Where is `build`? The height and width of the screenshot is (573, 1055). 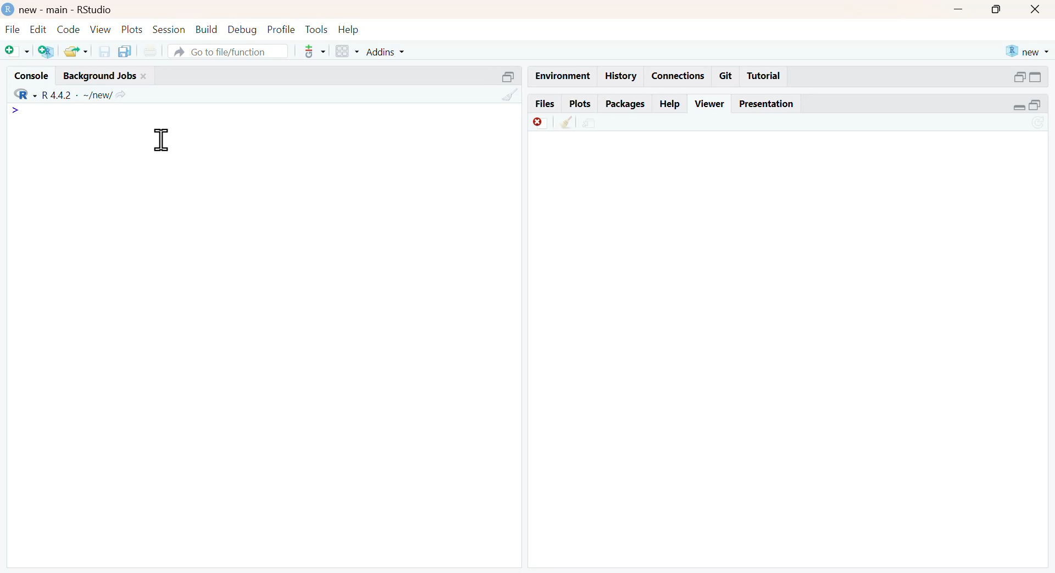
build is located at coordinates (208, 30).